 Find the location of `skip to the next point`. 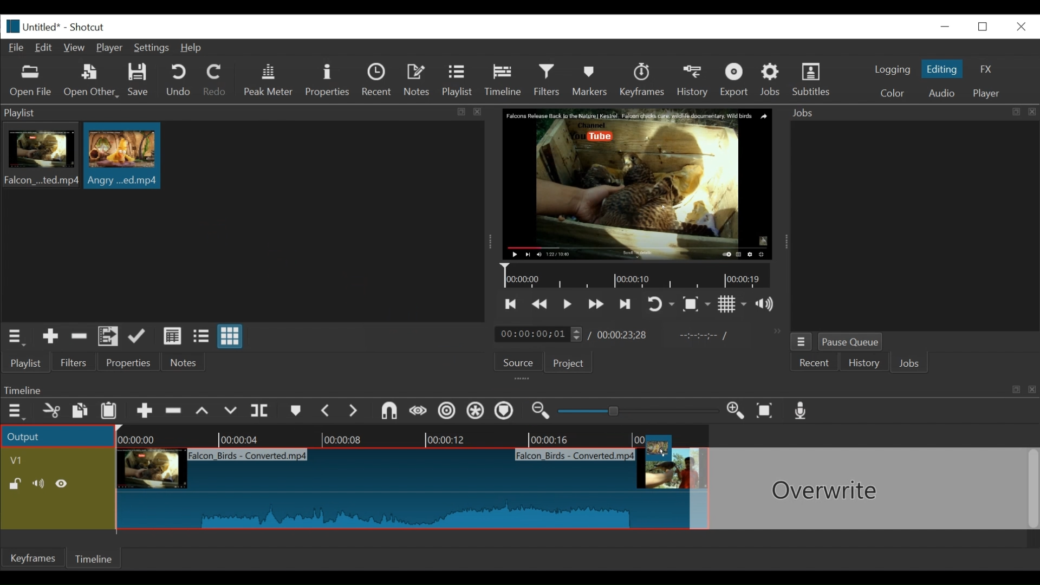

skip to the next point is located at coordinates (627, 304).